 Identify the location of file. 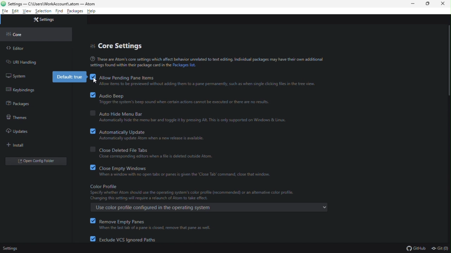
(5, 11).